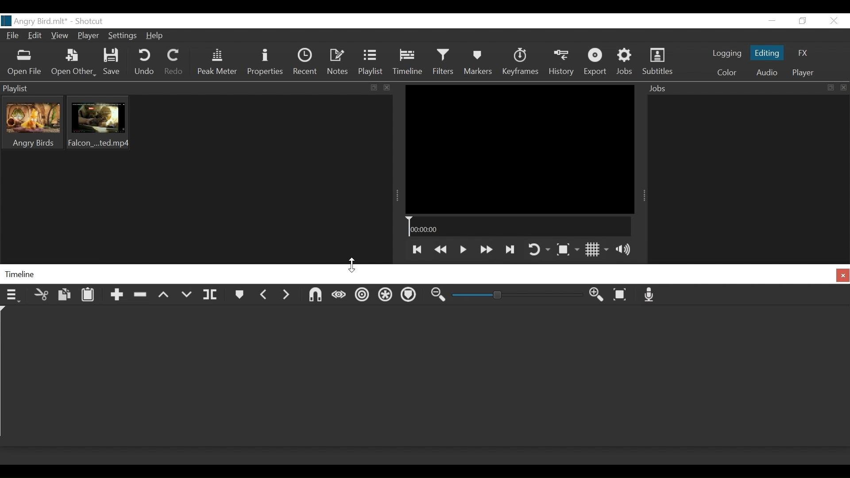 The width and height of the screenshot is (850, 478). What do you see at coordinates (539, 249) in the screenshot?
I see `Toggle player on looping` at bounding box center [539, 249].